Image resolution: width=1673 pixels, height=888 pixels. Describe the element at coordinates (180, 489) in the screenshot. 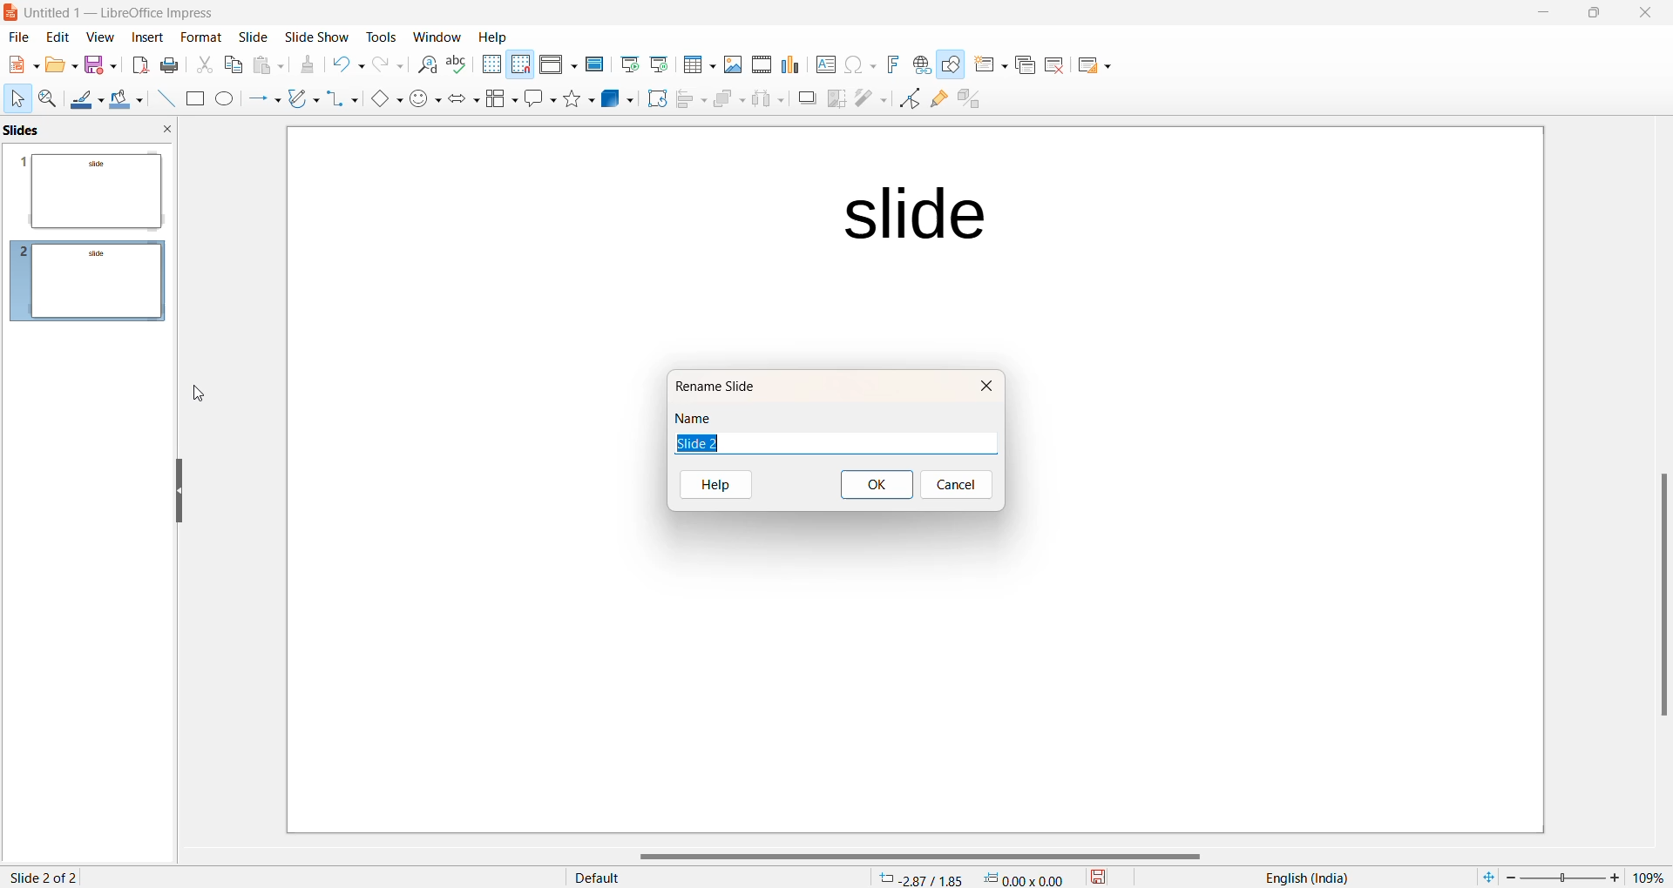

I see `hide left sidebar` at that location.